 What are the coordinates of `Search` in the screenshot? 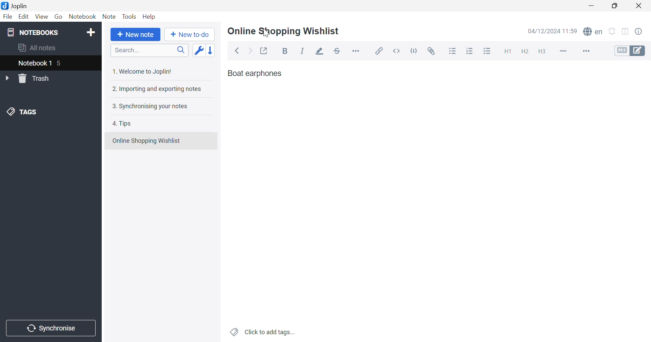 It's located at (150, 51).